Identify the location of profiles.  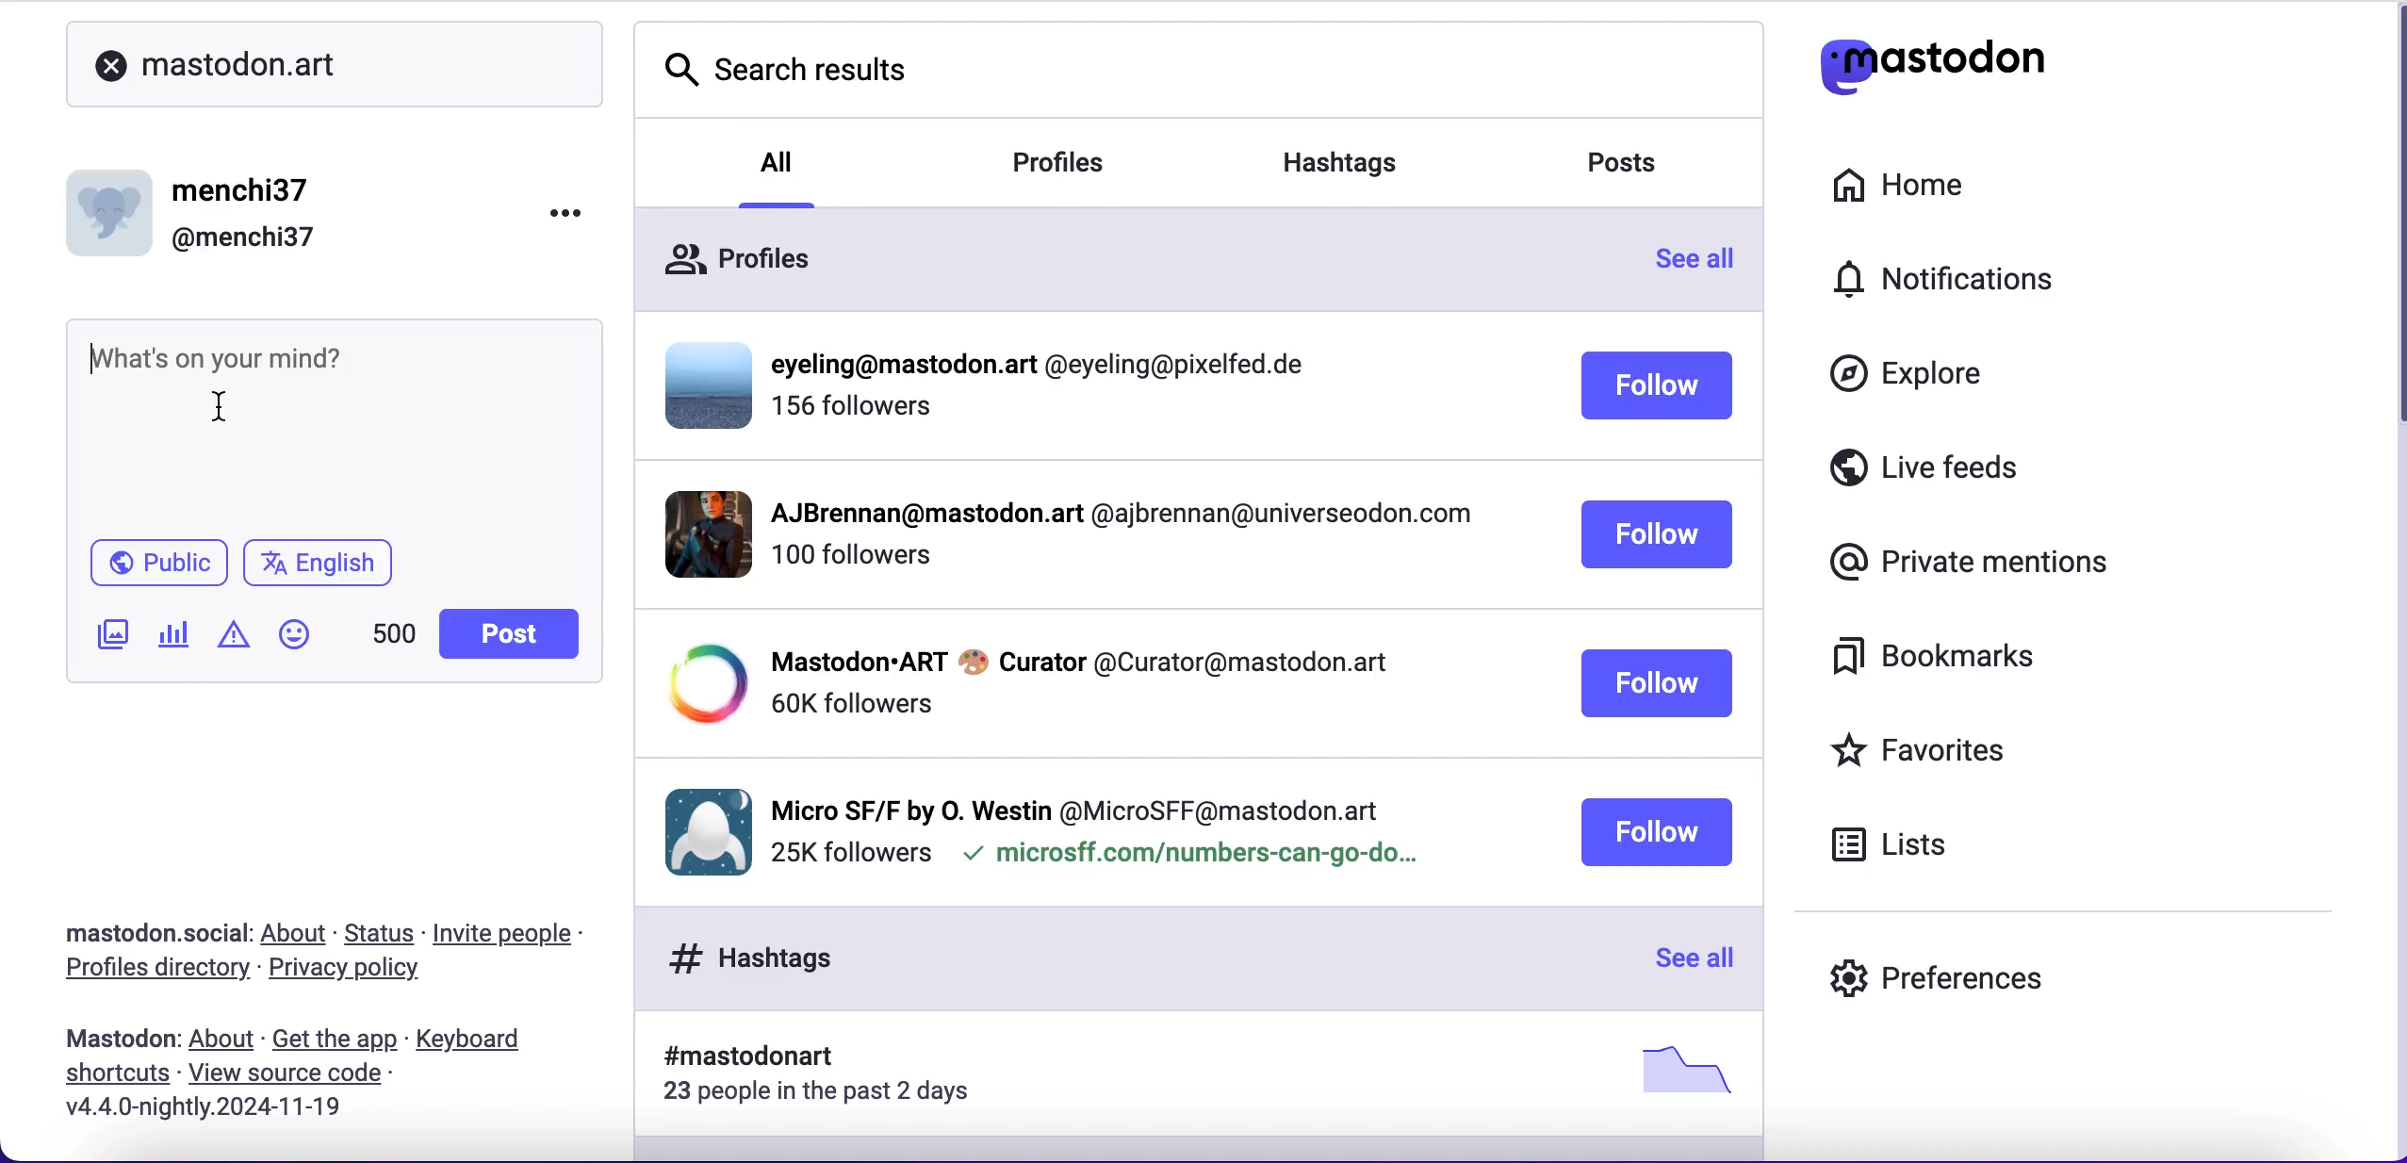
(751, 253).